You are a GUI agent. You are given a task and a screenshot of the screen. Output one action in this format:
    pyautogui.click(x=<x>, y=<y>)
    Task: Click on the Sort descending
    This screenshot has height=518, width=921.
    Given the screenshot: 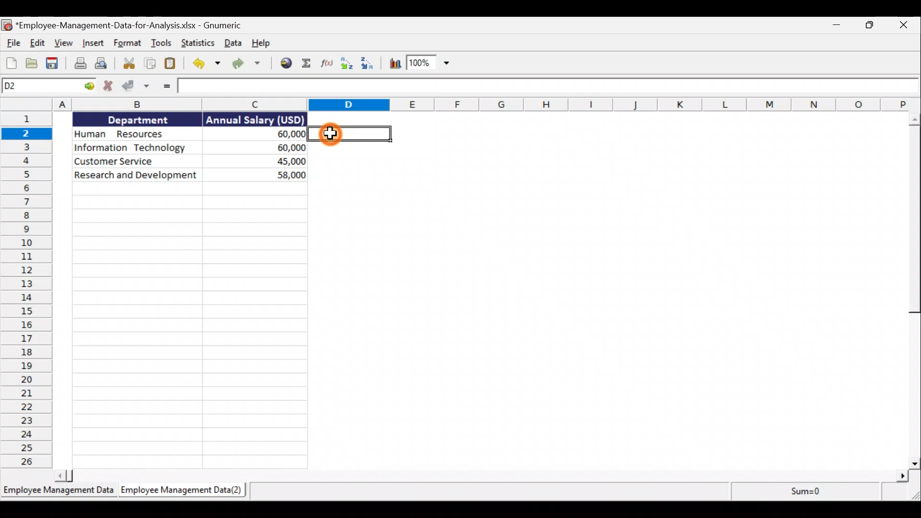 What is the action you would take?
    pyautogui.click(x=371, y=64)
    